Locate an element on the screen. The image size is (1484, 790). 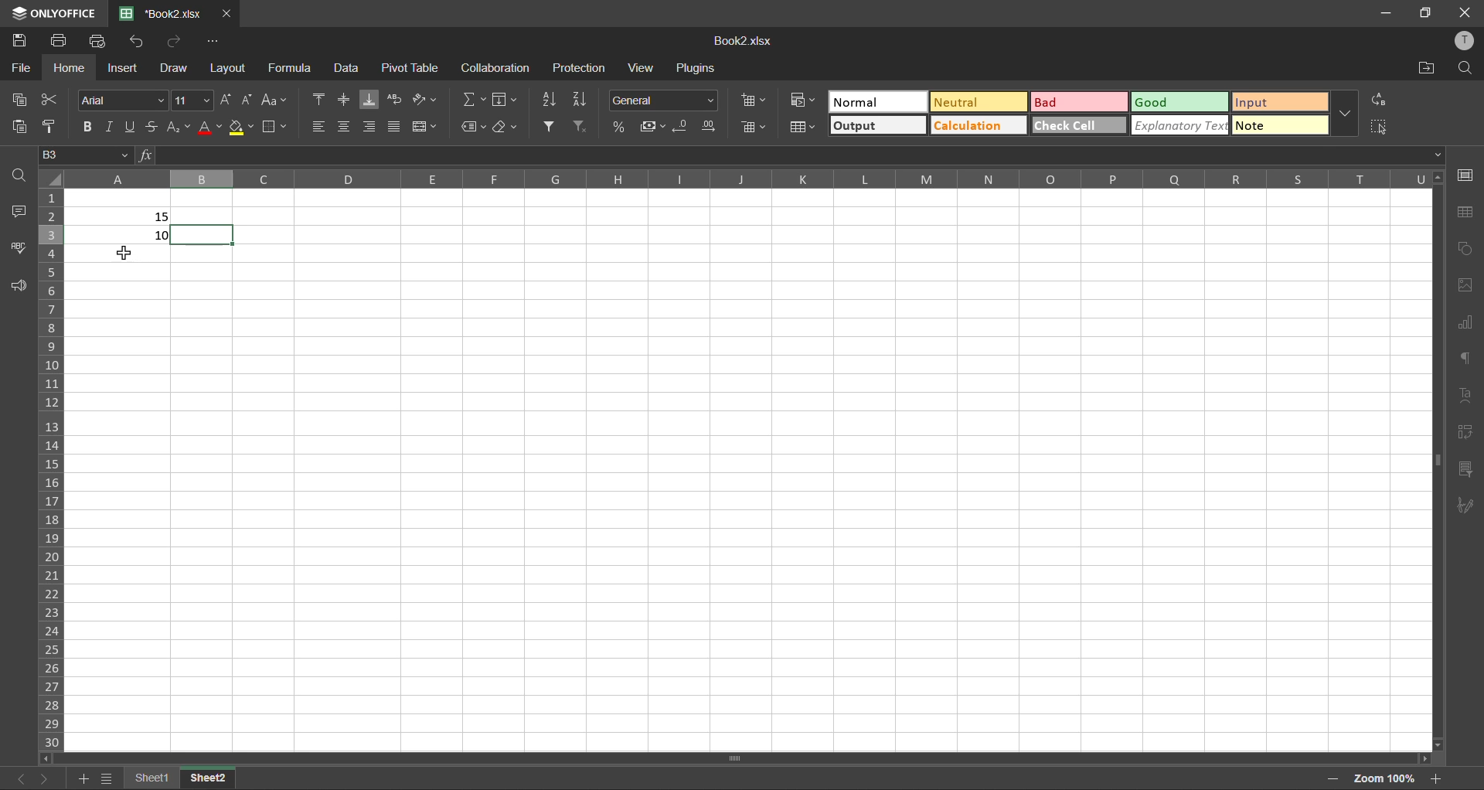
feedback is located at coordinates (21, 287).